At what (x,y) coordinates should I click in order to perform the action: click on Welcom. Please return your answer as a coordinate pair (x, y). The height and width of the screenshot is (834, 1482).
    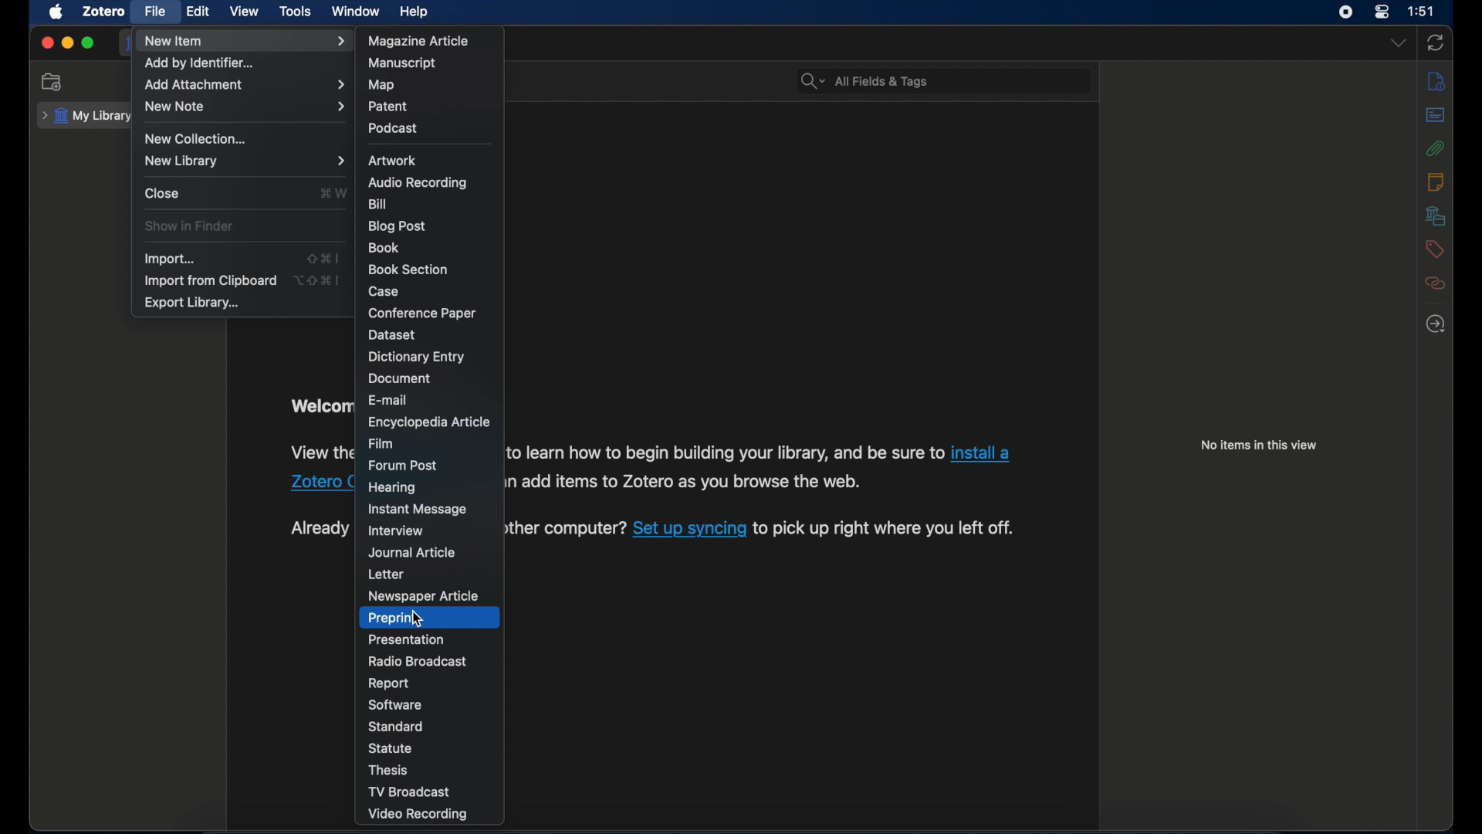
    Looking at the image, I should click on (318, 408).